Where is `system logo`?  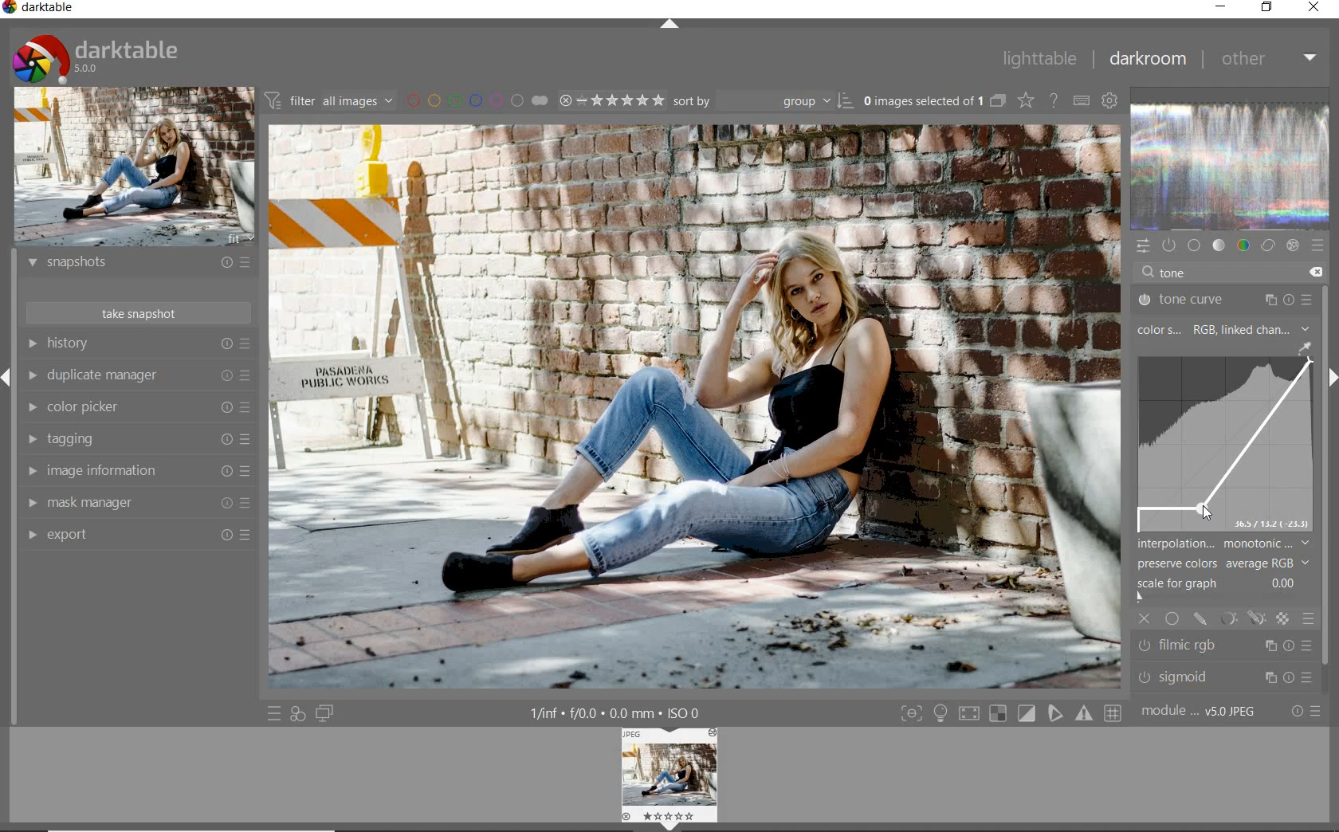 system logo is located at coordinates (96, 57).